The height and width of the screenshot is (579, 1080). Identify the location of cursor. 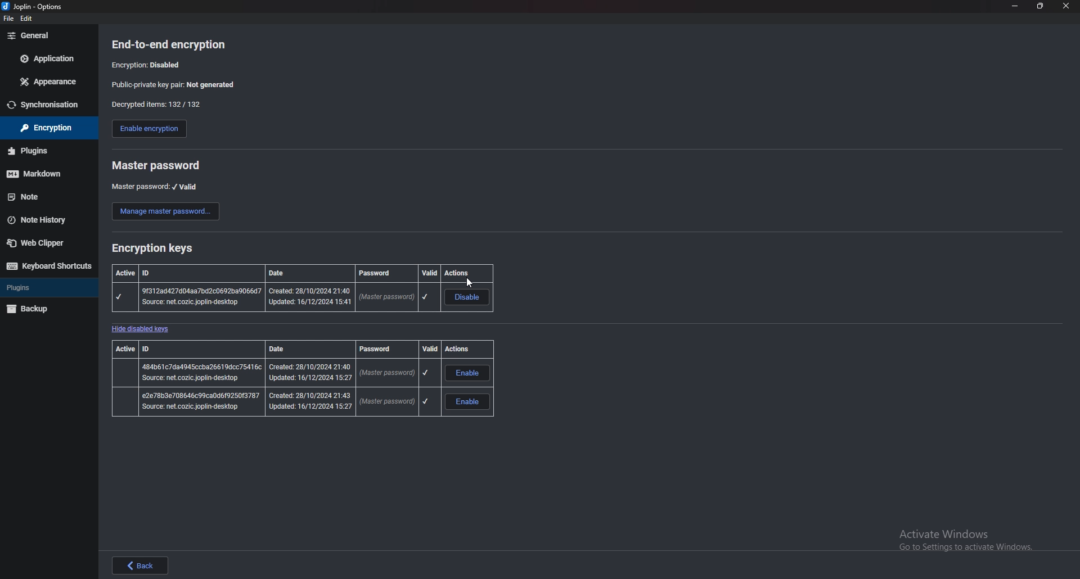
(470, 284).